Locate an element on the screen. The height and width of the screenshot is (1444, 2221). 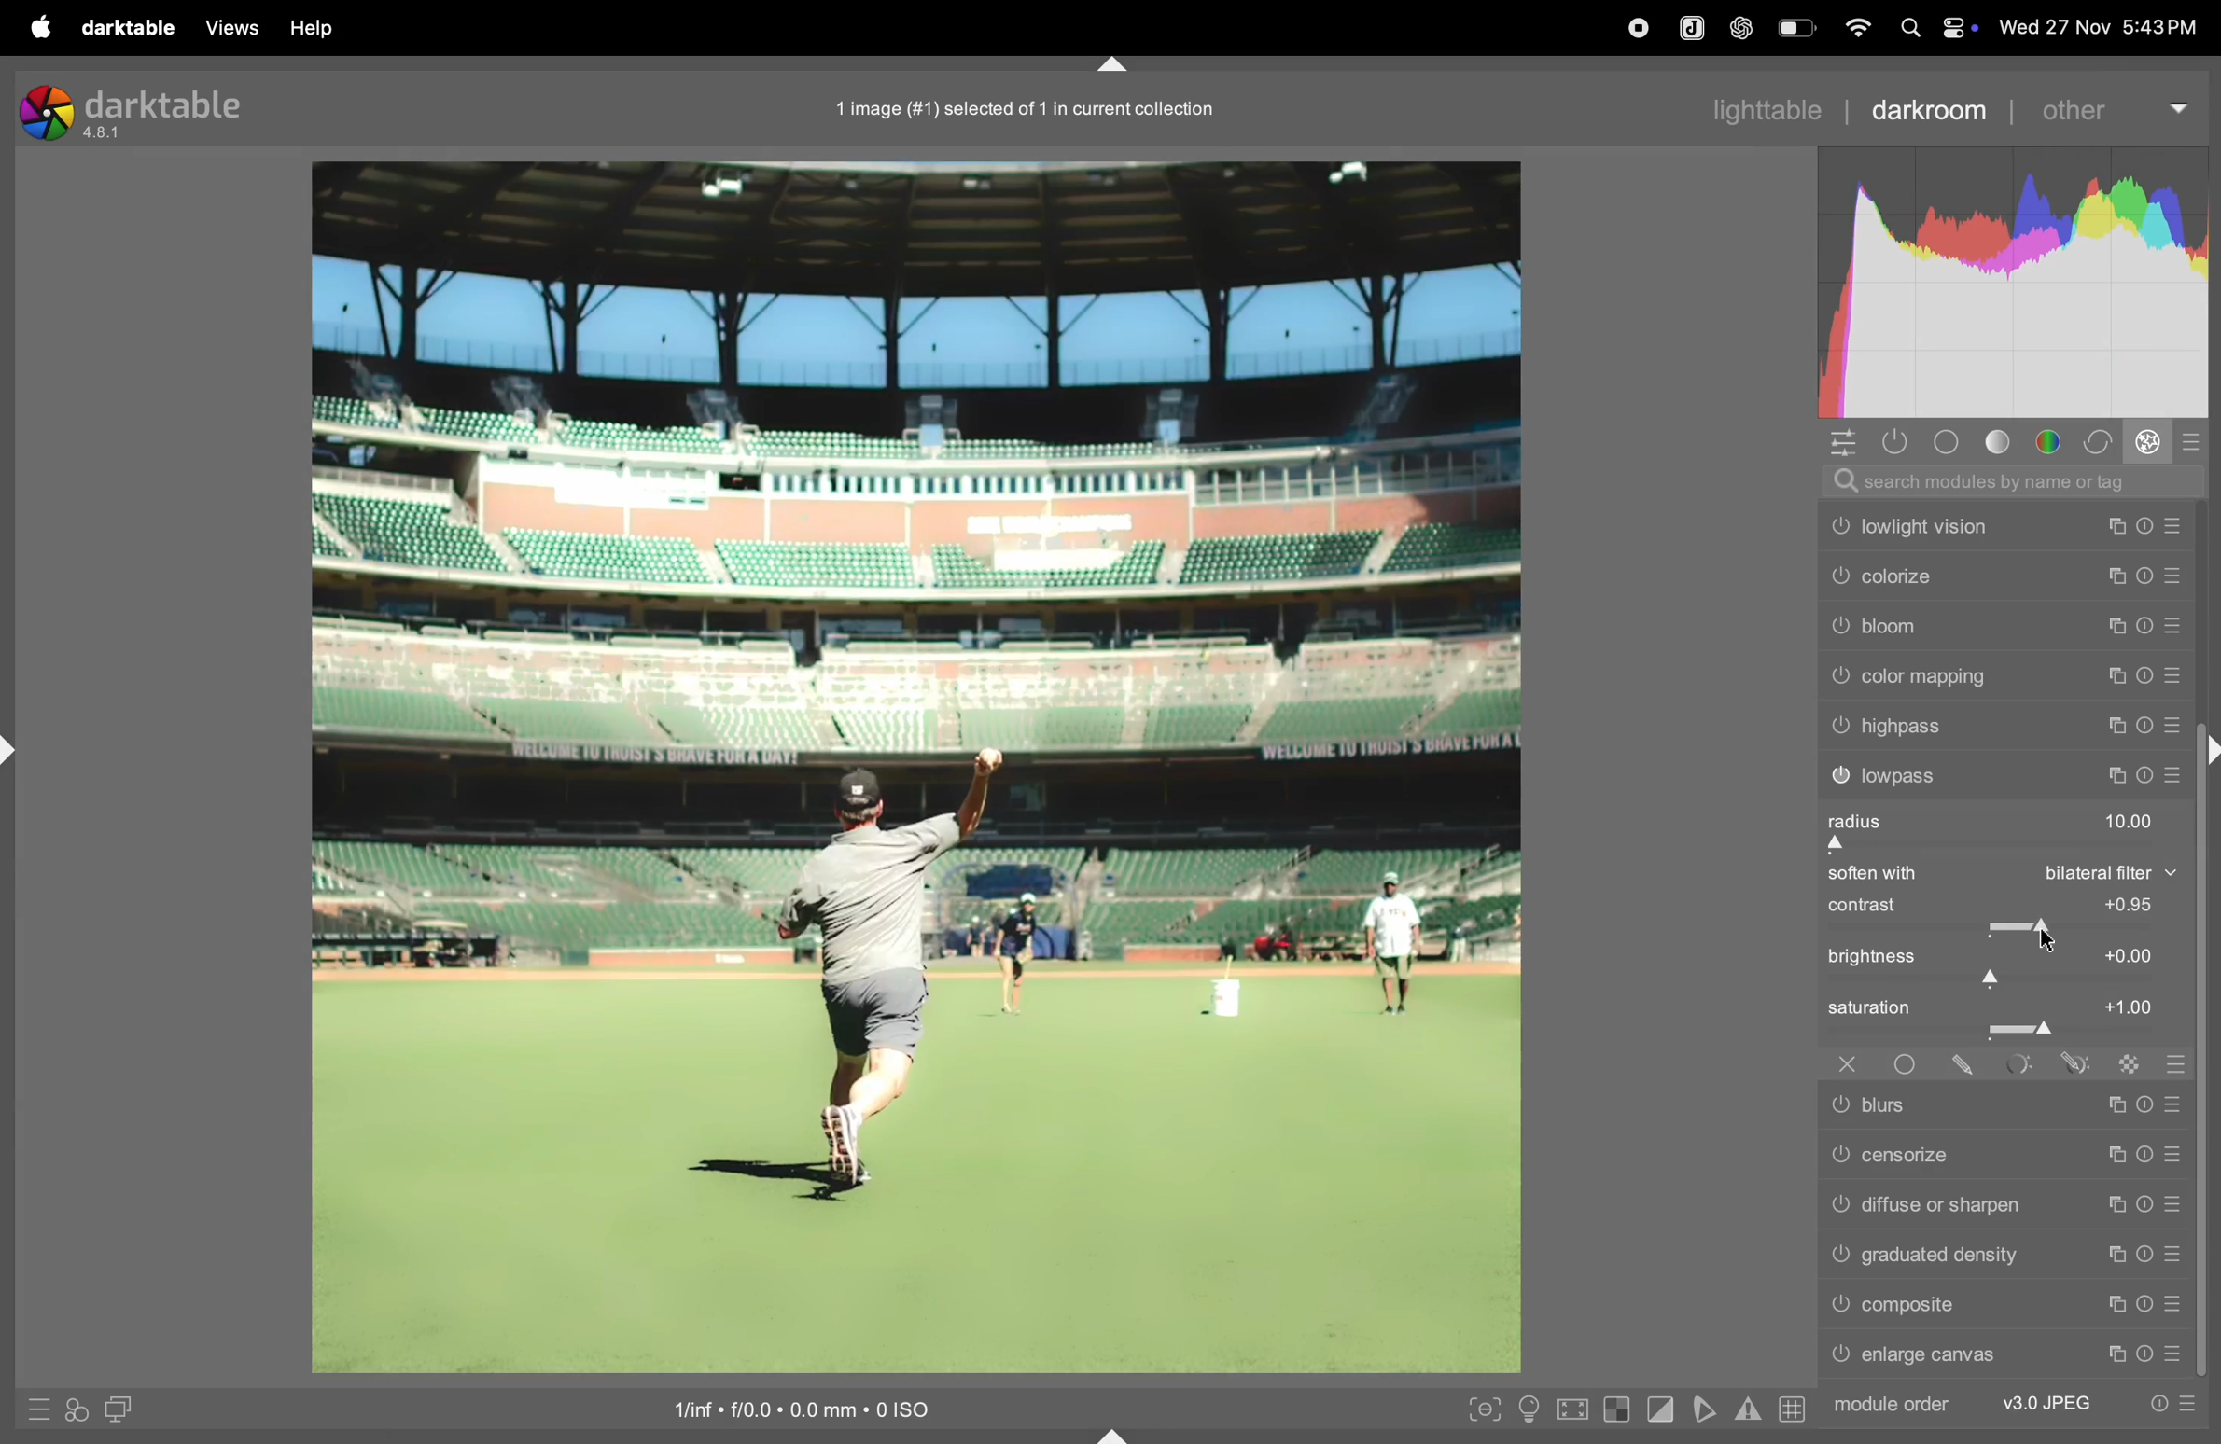
drawn & parmetric mask is located at coordinates (2079, 1064).